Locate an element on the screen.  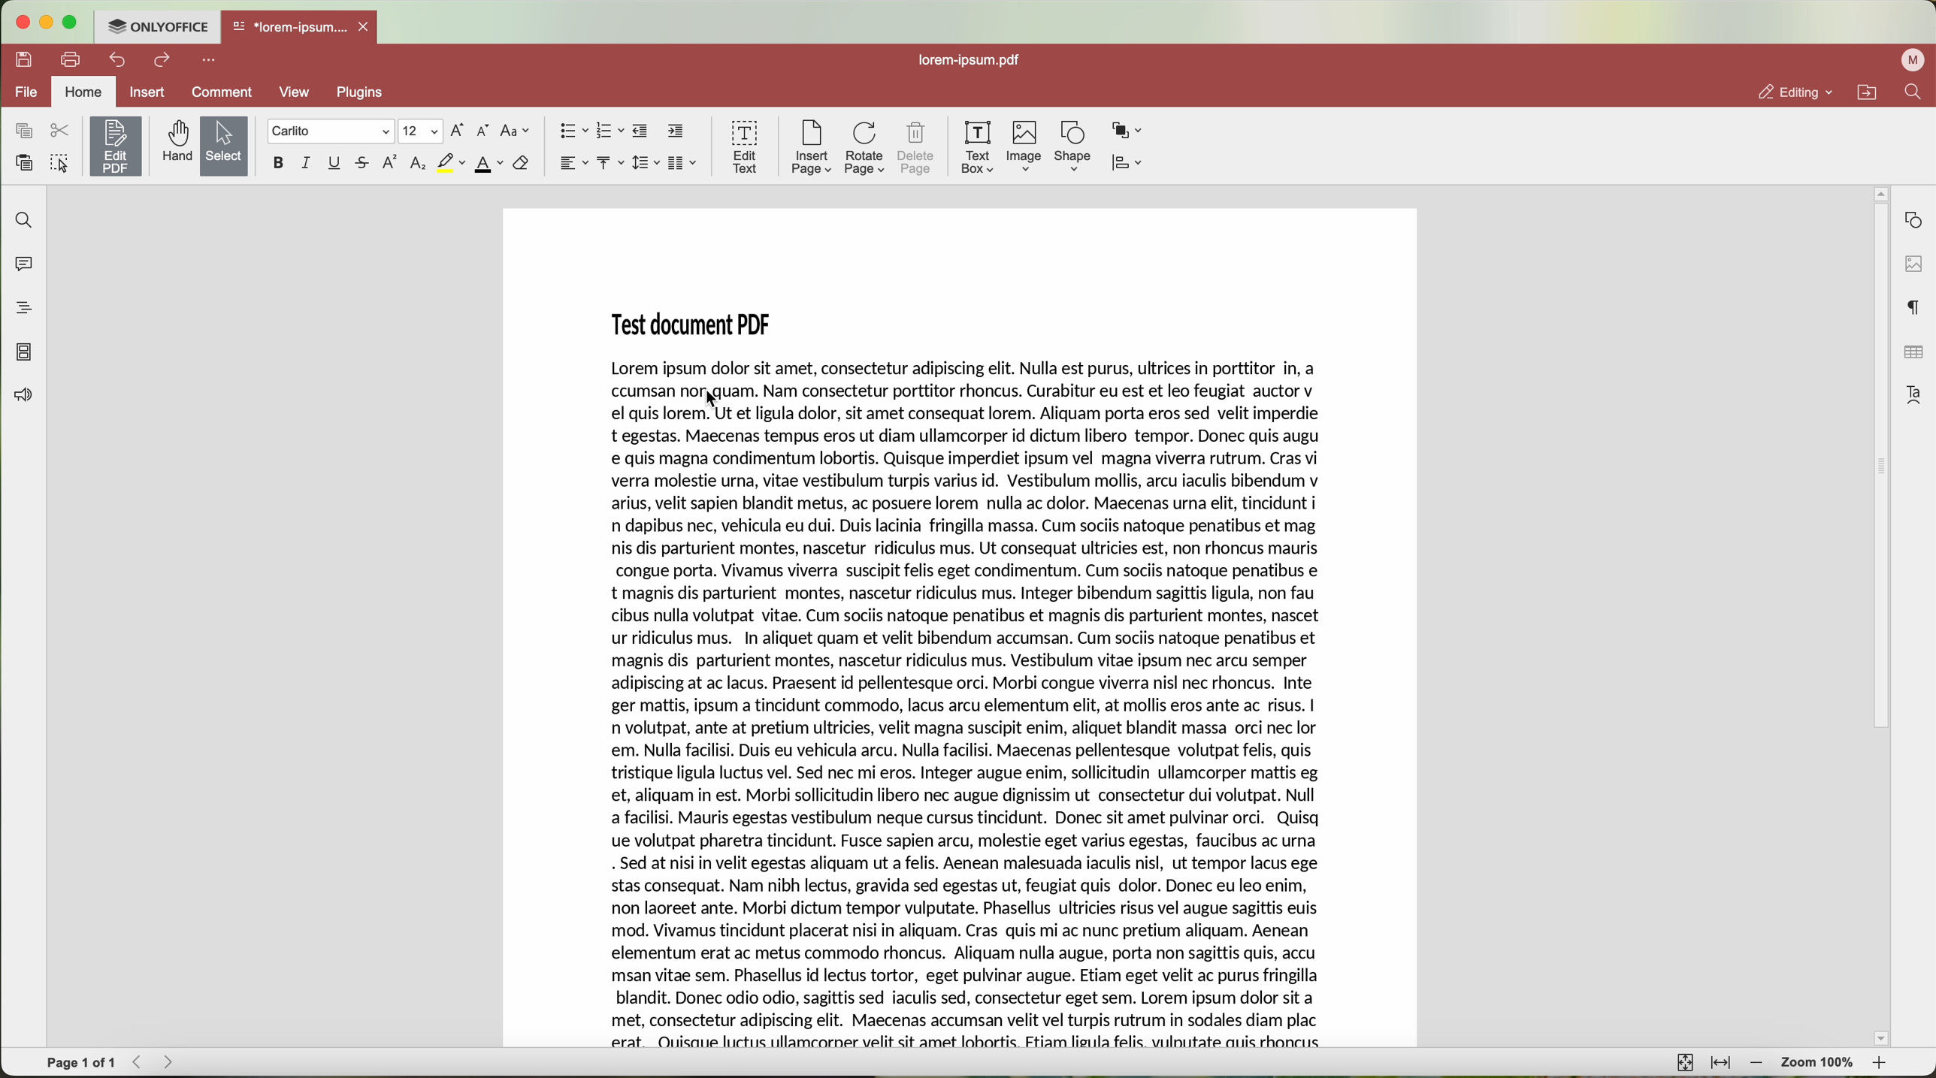
navigate arrows is located at coordinates (150, 1064).